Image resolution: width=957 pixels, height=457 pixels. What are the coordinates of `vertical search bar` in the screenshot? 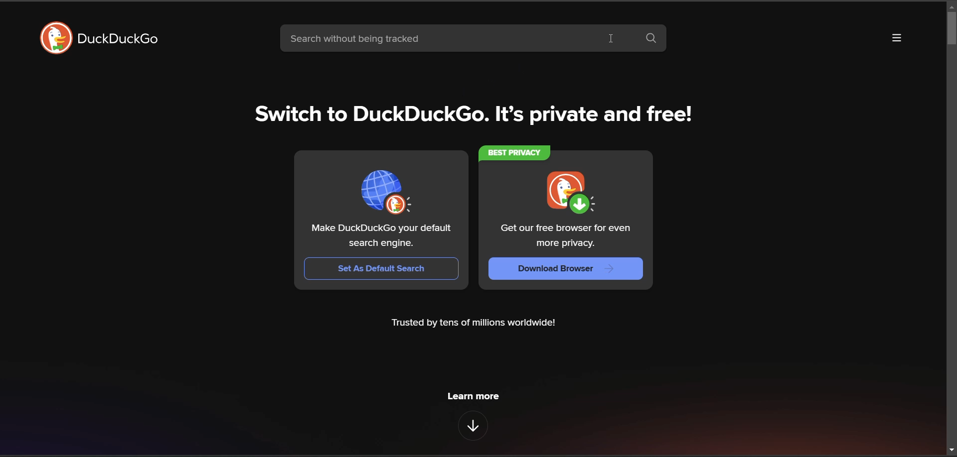 It's located at (951, 28).